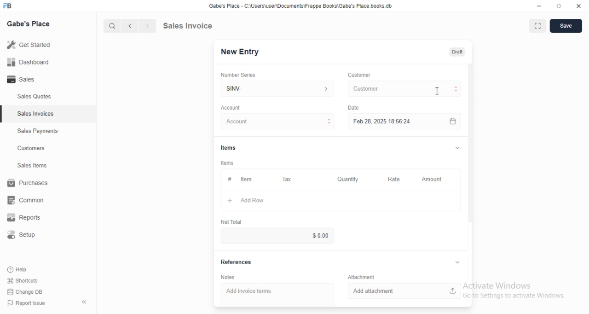 This screenshot has width=589, height=314. I want to click on tem, so click(249, 179).